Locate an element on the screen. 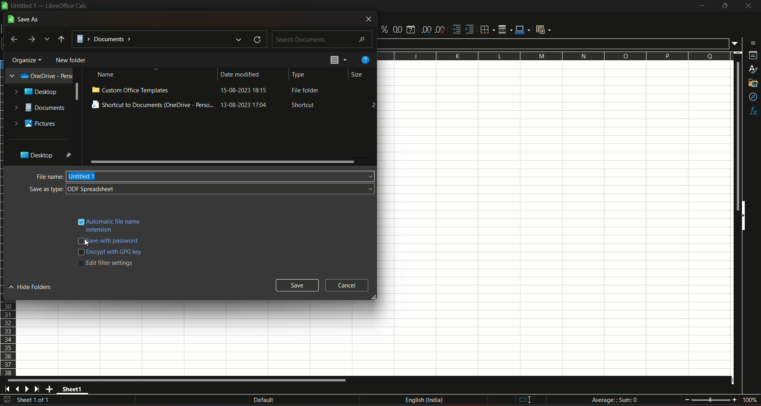 This screenshot has height=406, width=761. one drive is located at coordinates (39, 76).